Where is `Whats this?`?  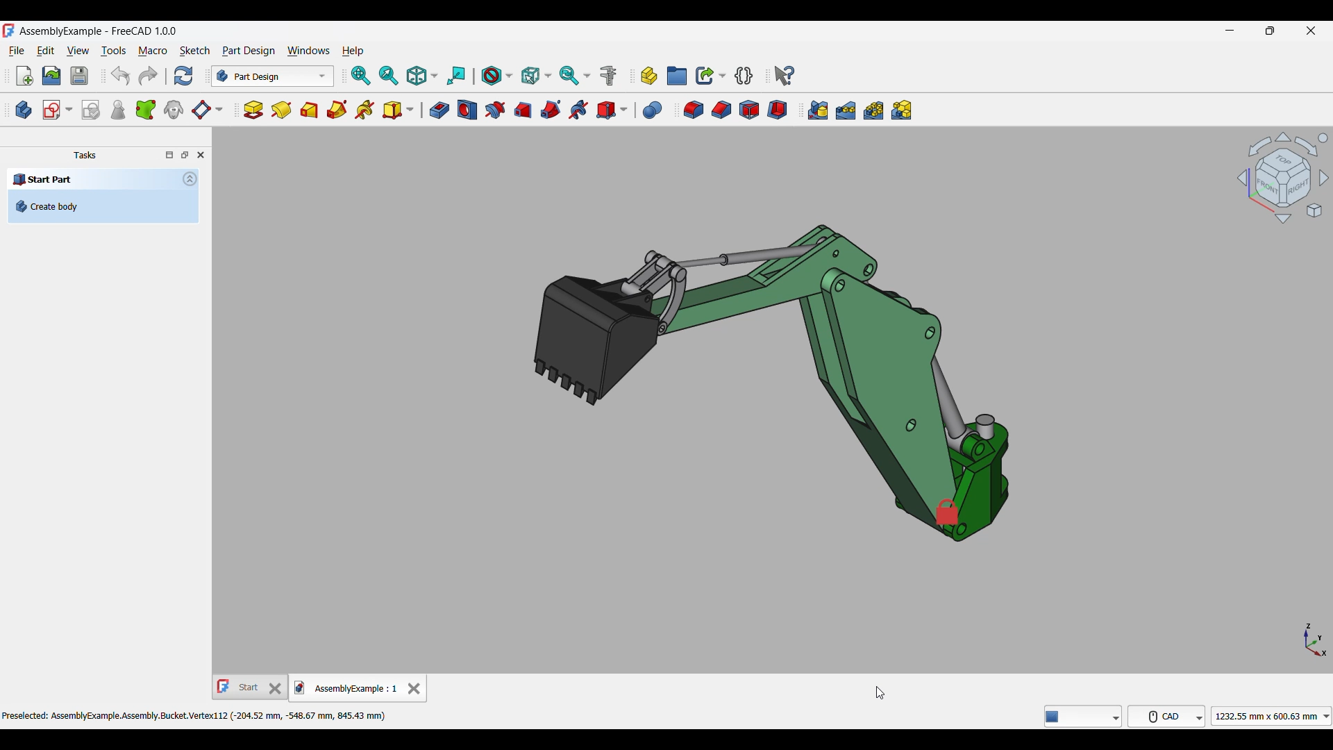 Whats this? is located at coordinates (785, 76).